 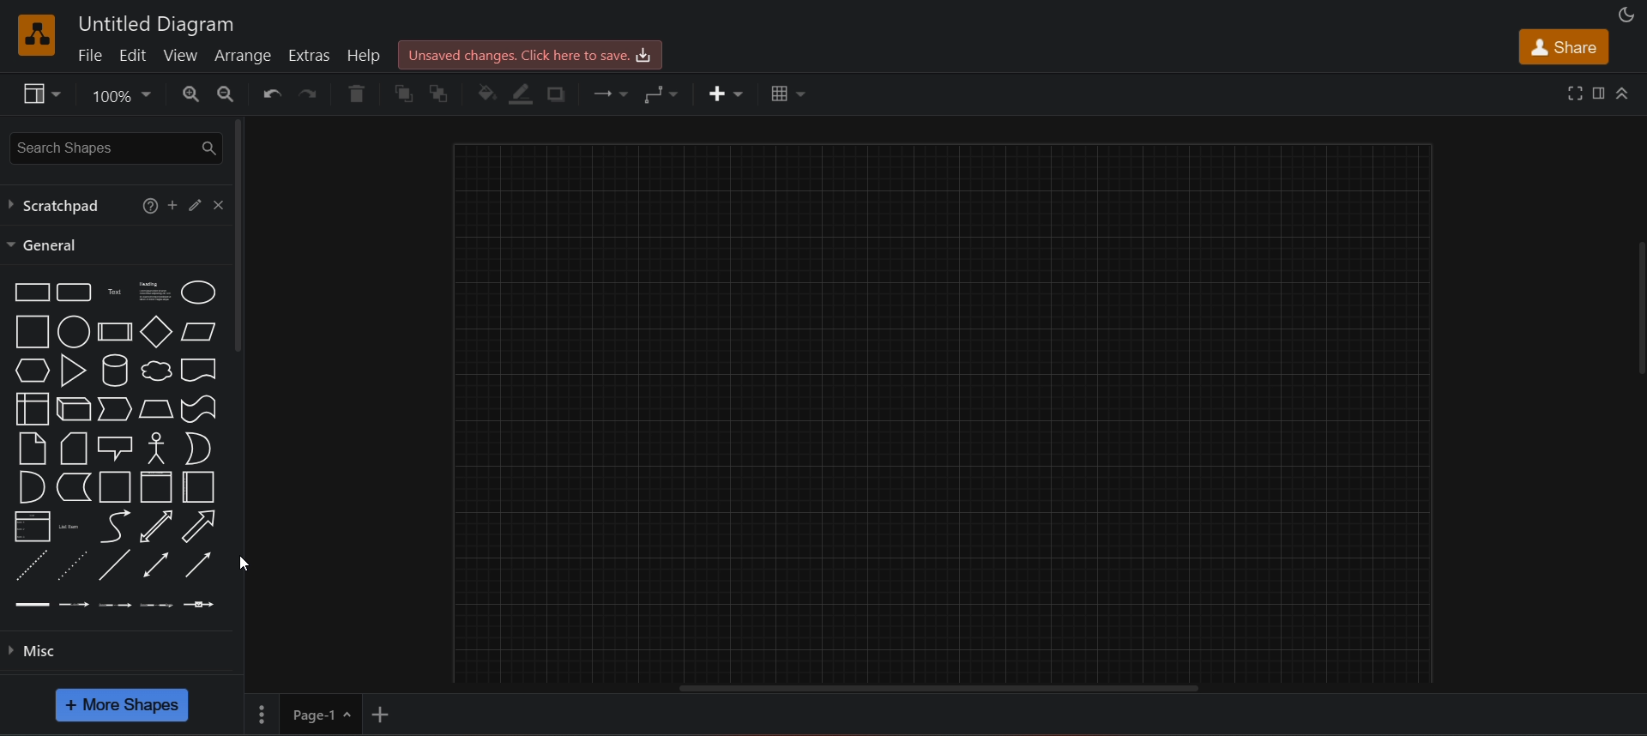 What do you see at coordinates (271, 94) in the screenshot?
I see `undo` at bounding box center [271, 94].